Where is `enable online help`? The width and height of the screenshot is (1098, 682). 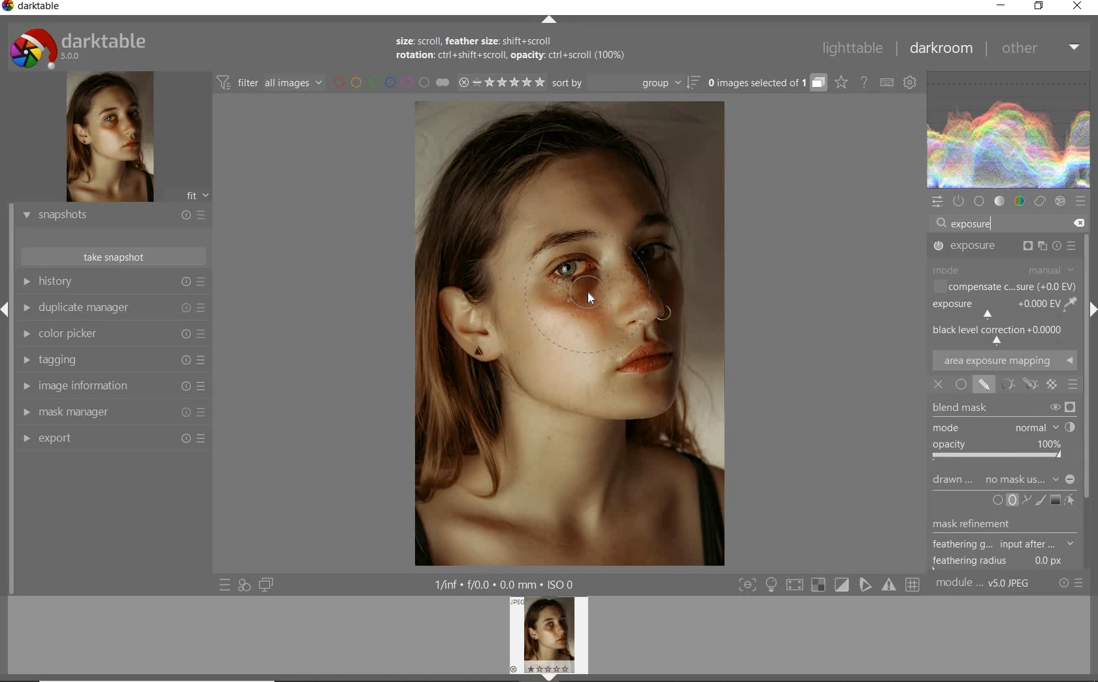 enable online help is located at coordinates (864, 84).